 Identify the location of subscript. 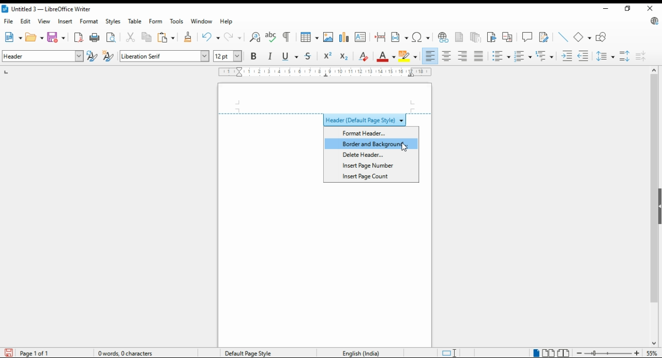
(344, 57).